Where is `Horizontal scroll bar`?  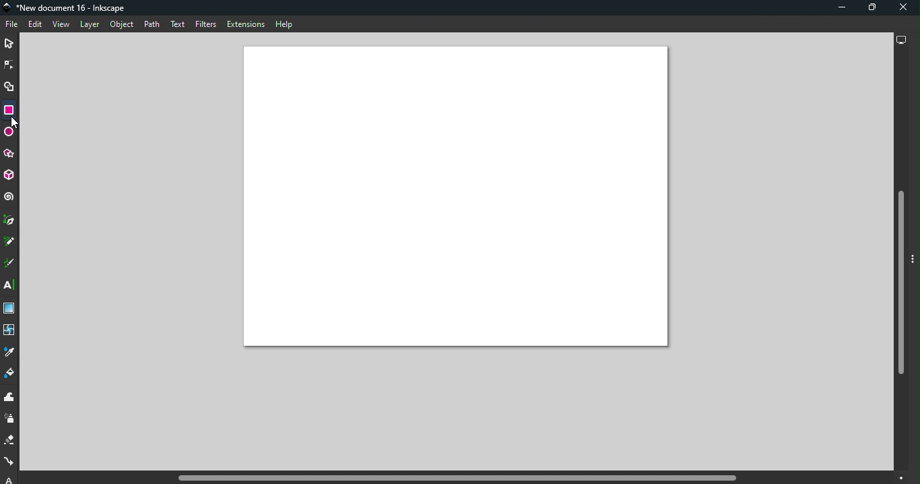
Horizontal scroll bar is located at coordinates (459, 478).